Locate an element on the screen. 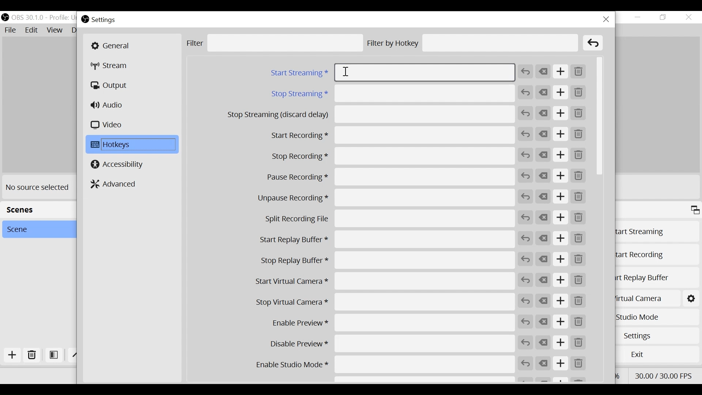 The height and width of the screenshot is (395, 702). Unpause Recording is located at coordinates (385, 198).